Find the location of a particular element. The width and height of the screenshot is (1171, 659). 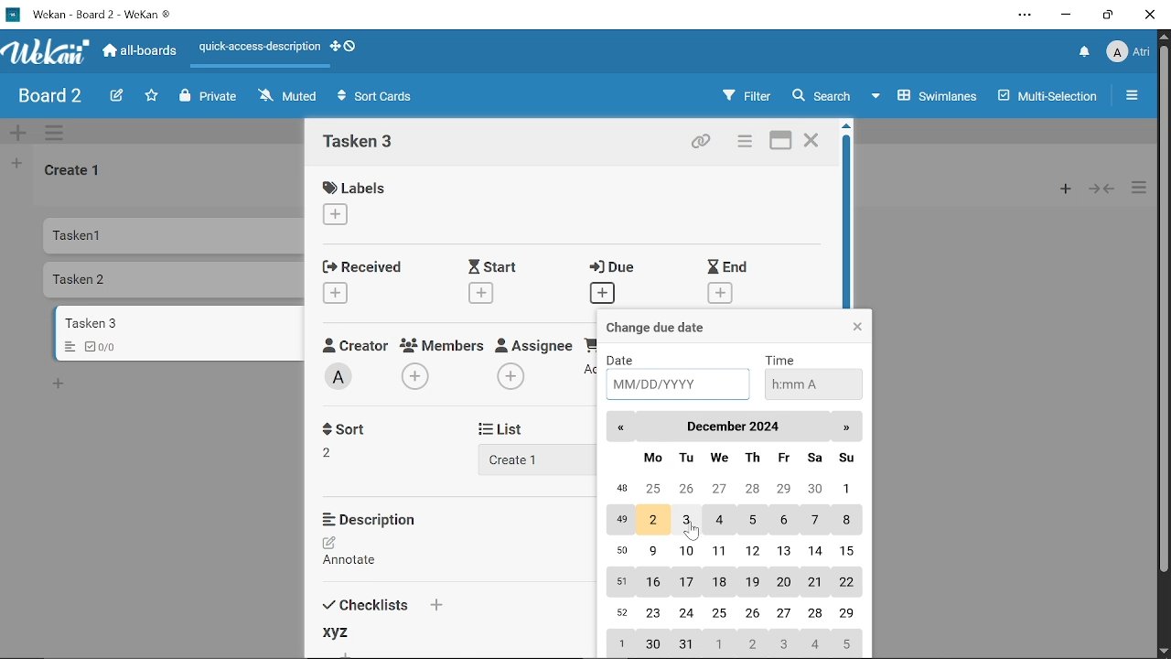

Add description is located at coordinates (359, 554).